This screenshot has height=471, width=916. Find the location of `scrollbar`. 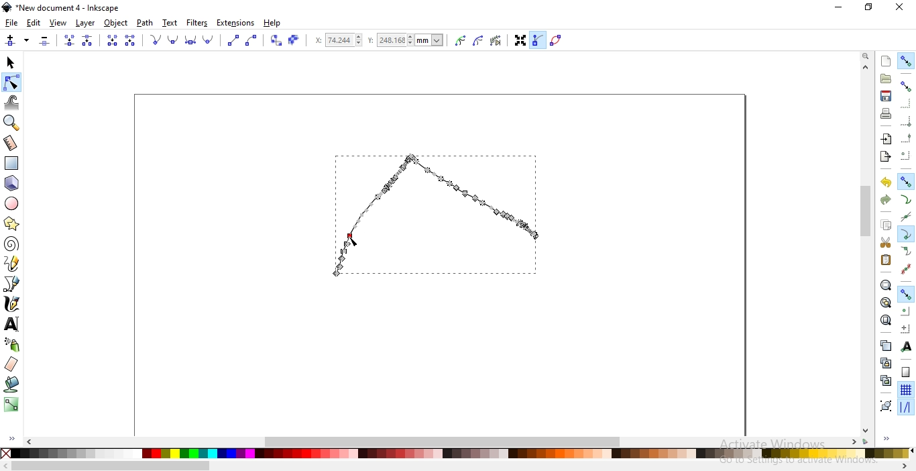

scrollbar is located at coordinates (111, 467).